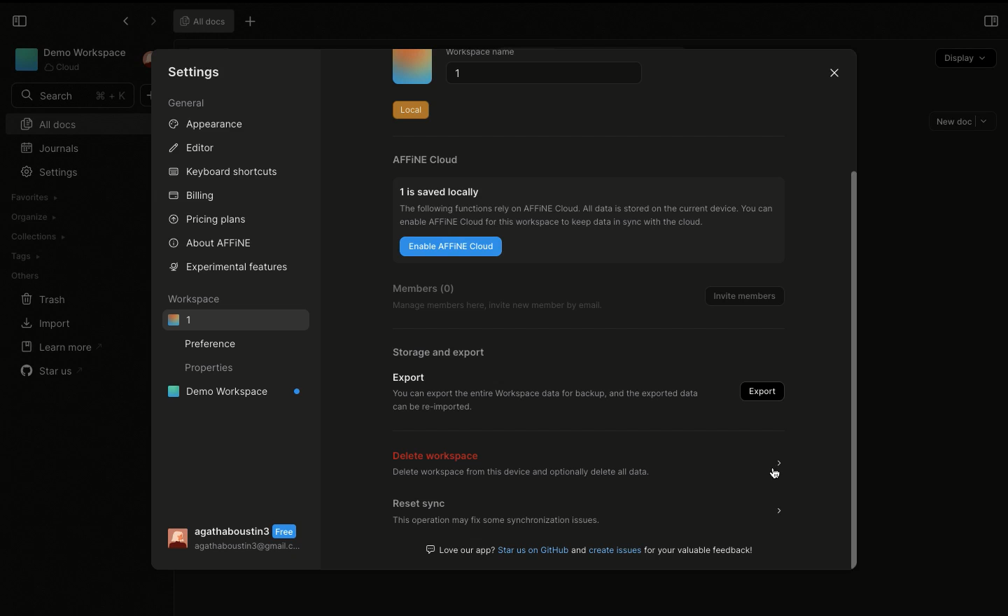 The height and width of the screenshot is (616, 1008). What do you see at coordinates (193, 148) in the screenshot?
I see `Editor` at bounding box center [193, 148].